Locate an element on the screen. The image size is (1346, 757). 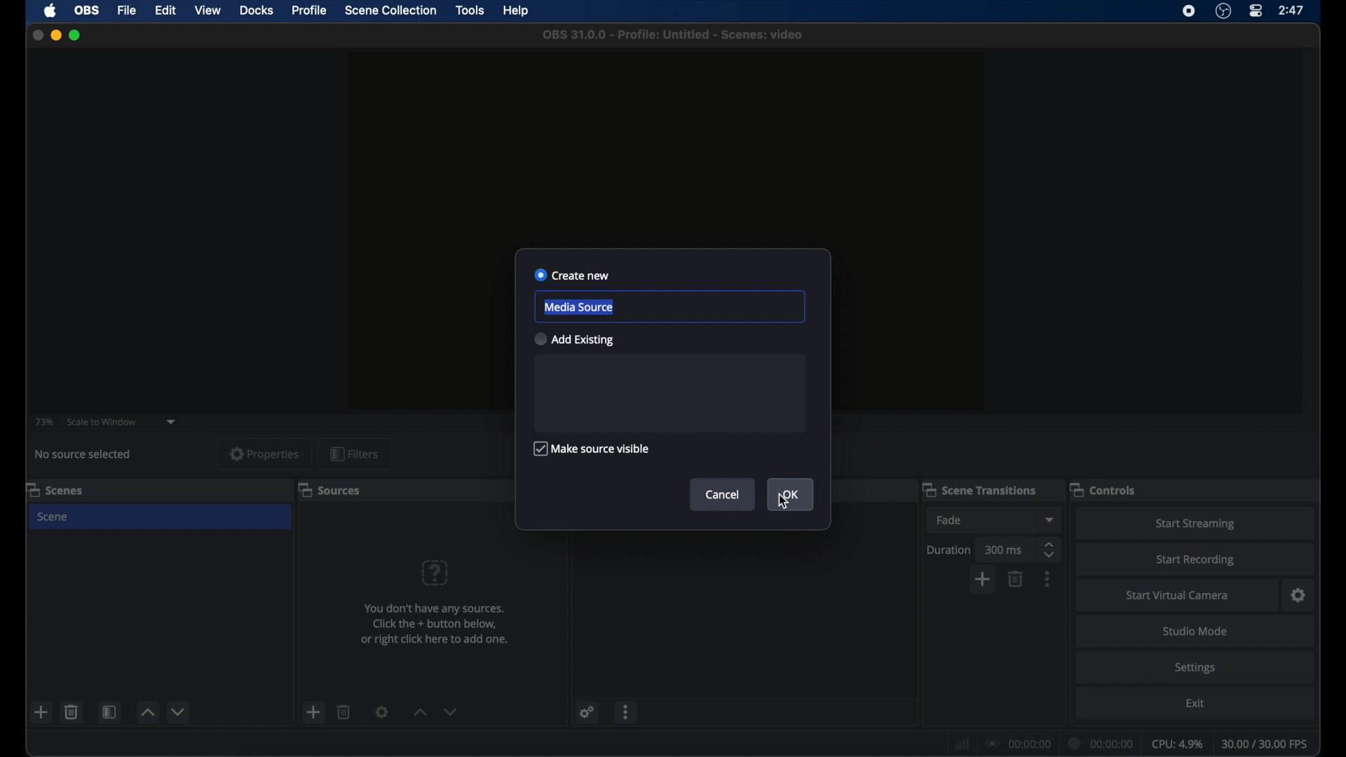
create new is located at coordinates (572, 274).